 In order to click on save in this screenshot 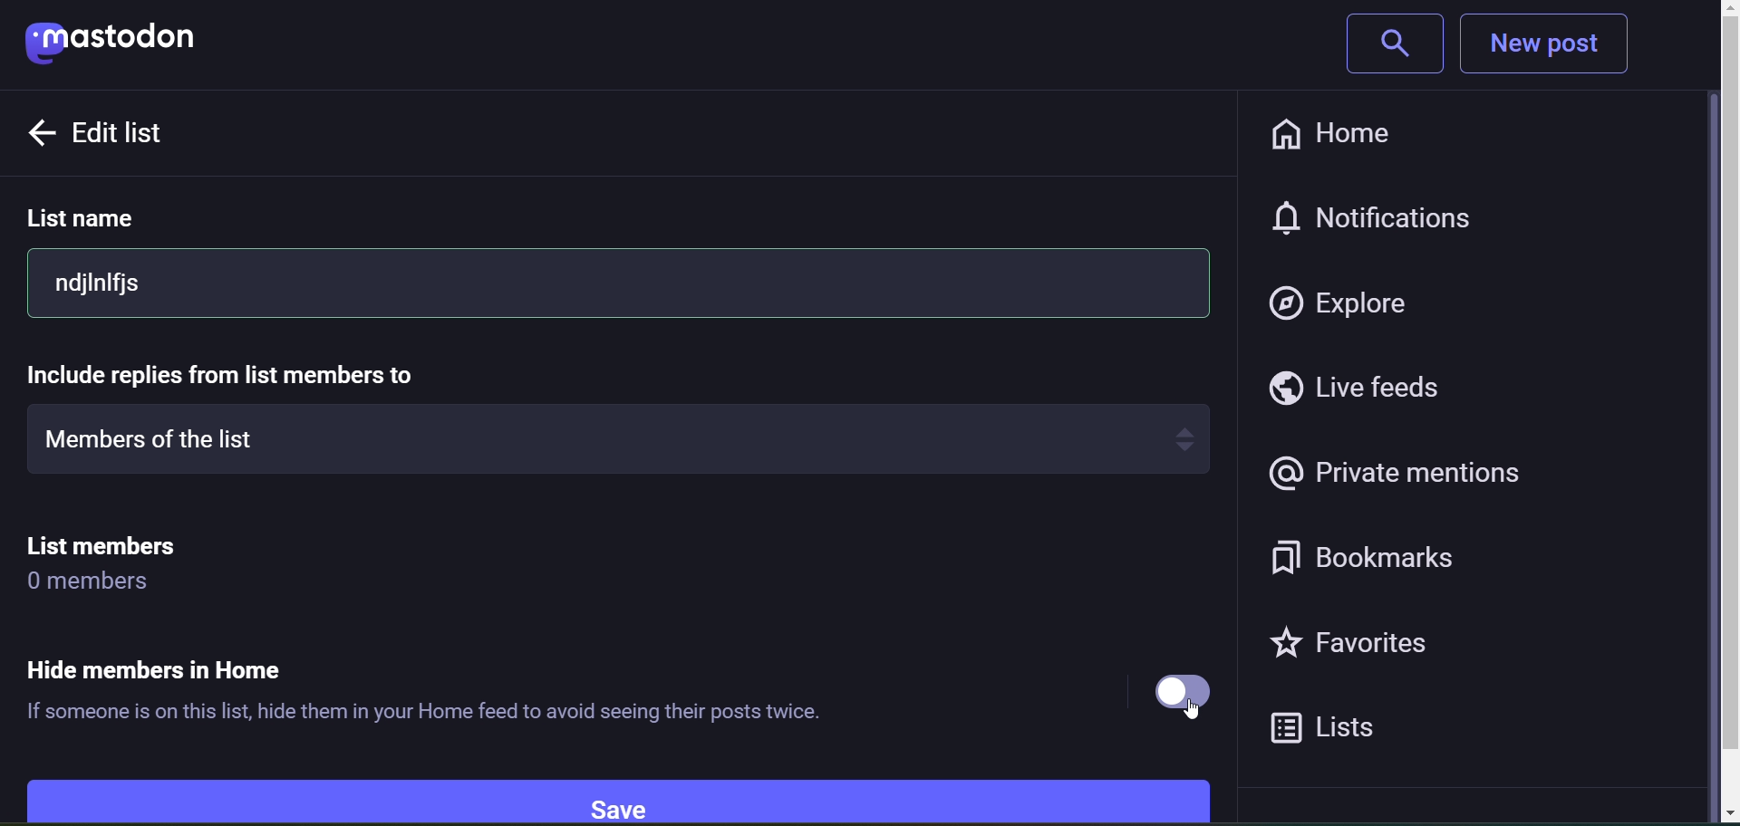, I will do `click(638, 794)`.